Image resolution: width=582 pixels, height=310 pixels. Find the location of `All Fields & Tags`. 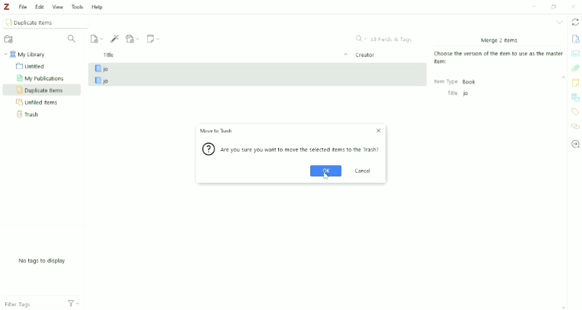

All Fields & Tags is located at coordinates (384, 38).